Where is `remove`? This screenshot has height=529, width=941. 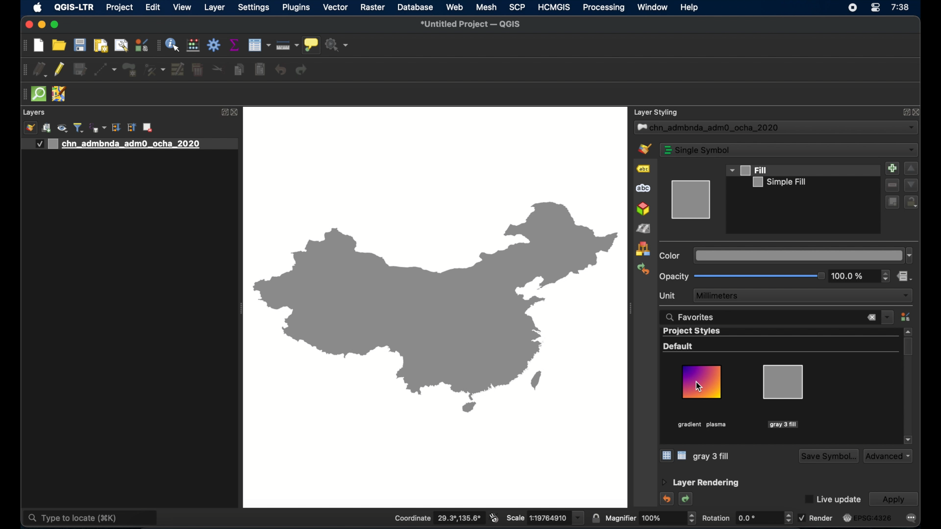
remove is located at coordinates (891, 185).